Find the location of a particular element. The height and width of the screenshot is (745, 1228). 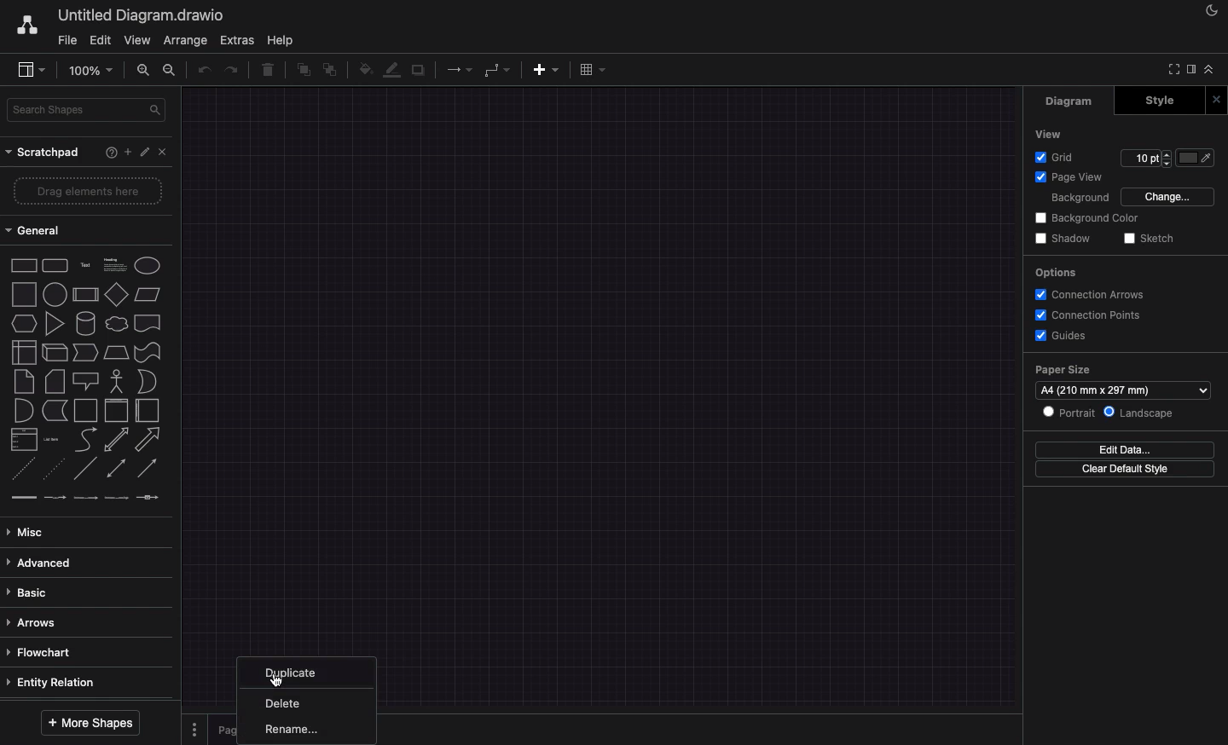

help is located at coordinates (111, 153).